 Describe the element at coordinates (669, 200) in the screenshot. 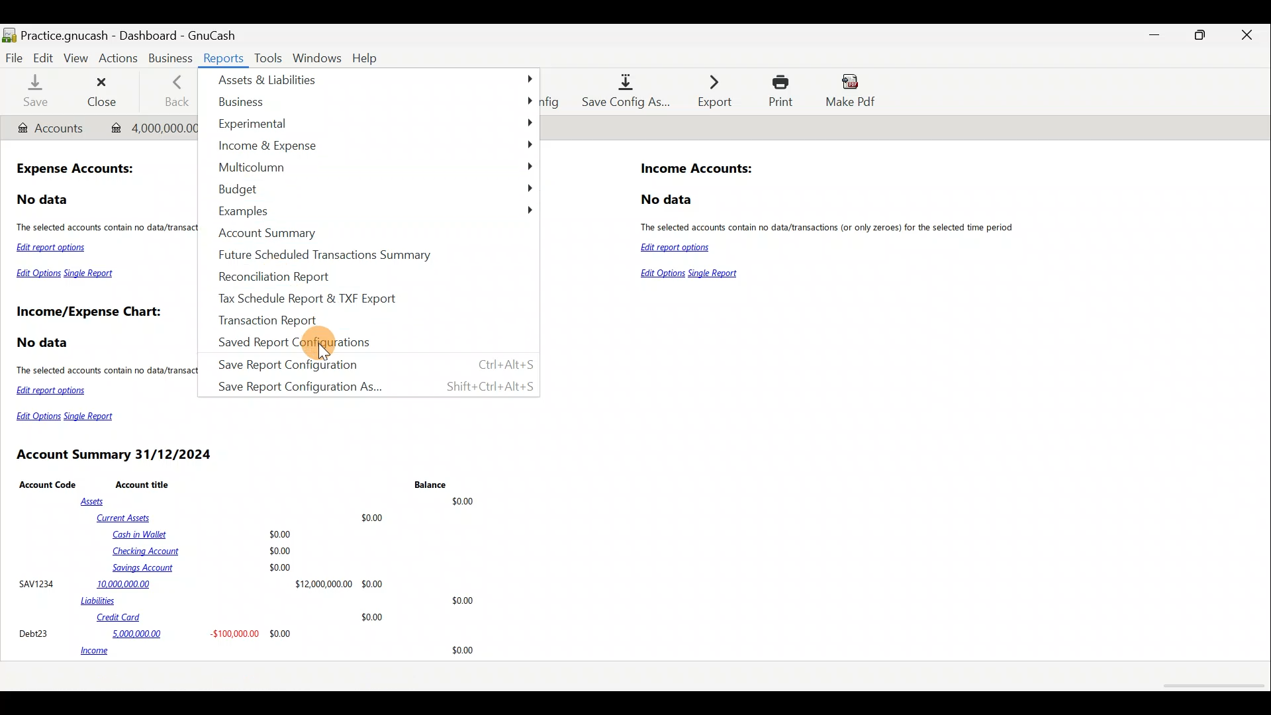

I see `No data` at that location.